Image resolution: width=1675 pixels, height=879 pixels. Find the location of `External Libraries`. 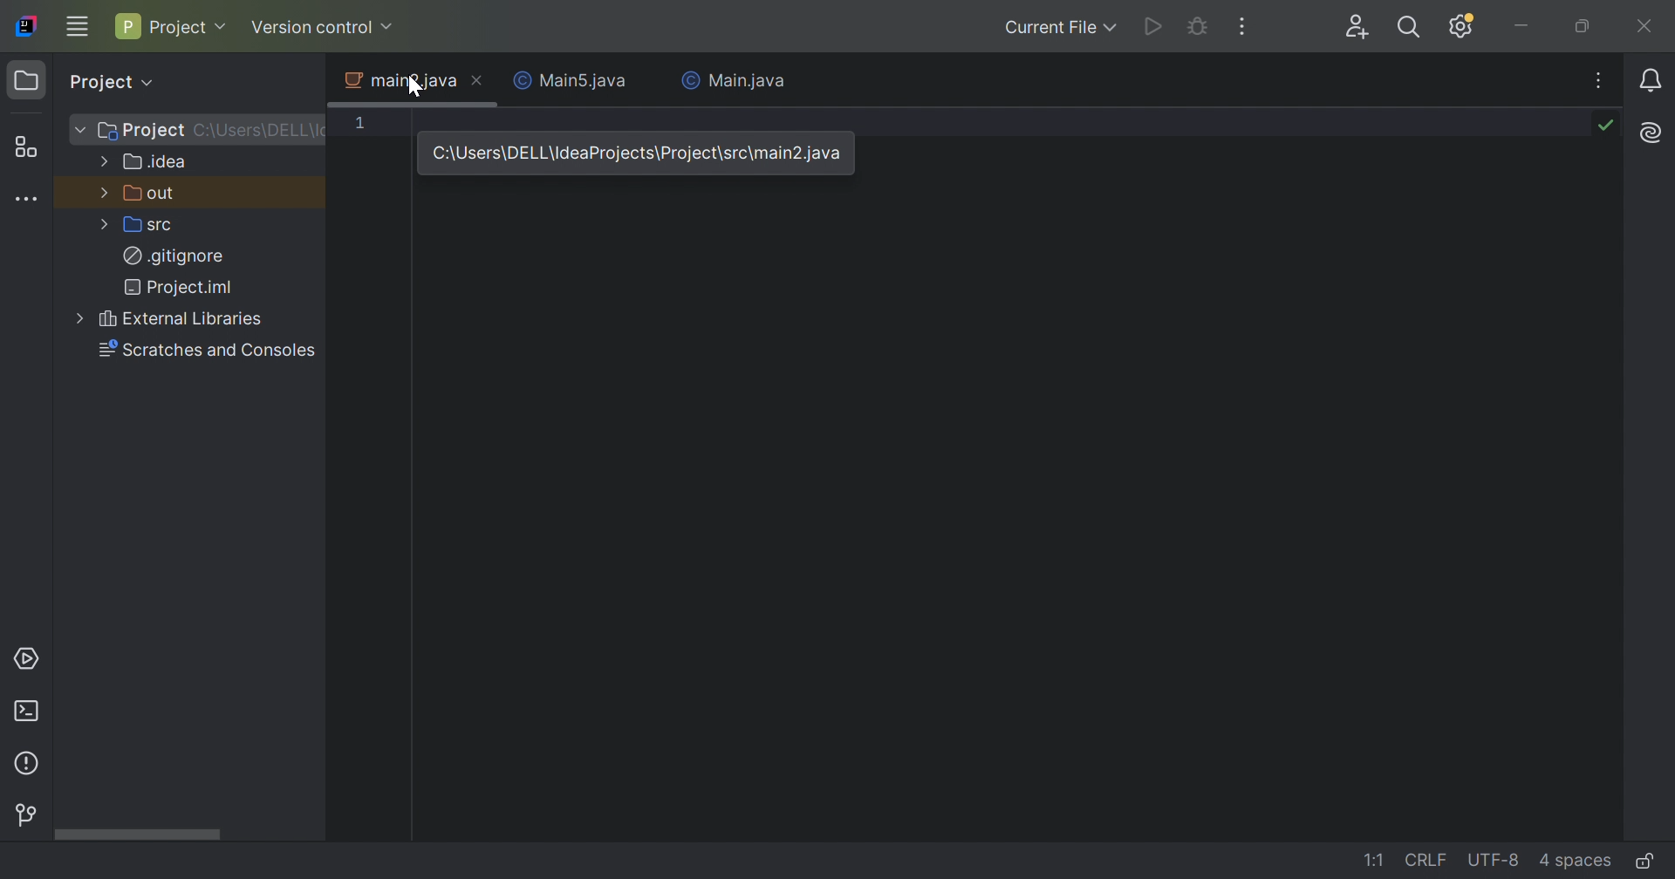

External Libraries is located at coordinates (183, 319).